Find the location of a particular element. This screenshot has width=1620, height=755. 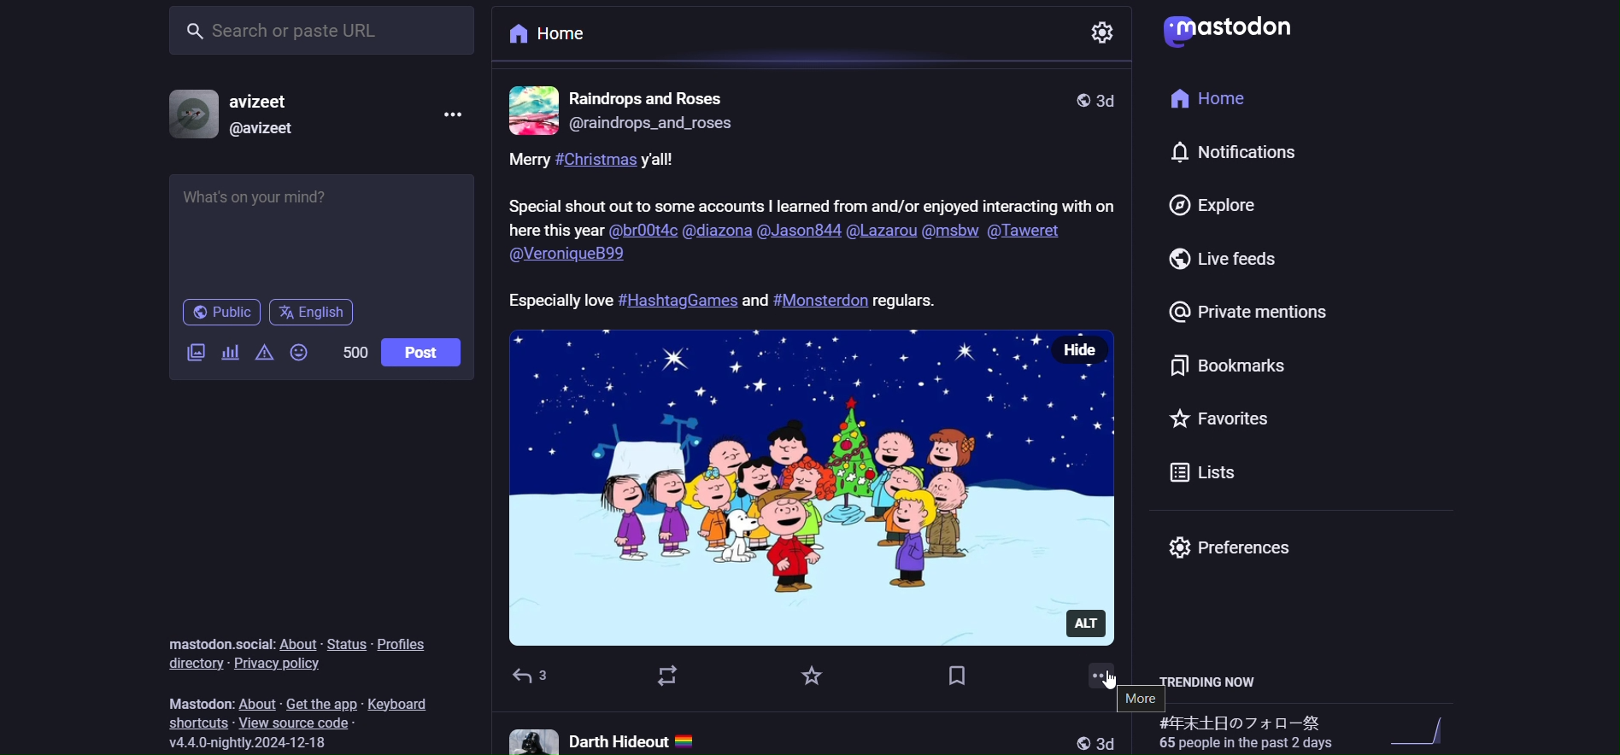

logo is located at coordinates (1236, 33).